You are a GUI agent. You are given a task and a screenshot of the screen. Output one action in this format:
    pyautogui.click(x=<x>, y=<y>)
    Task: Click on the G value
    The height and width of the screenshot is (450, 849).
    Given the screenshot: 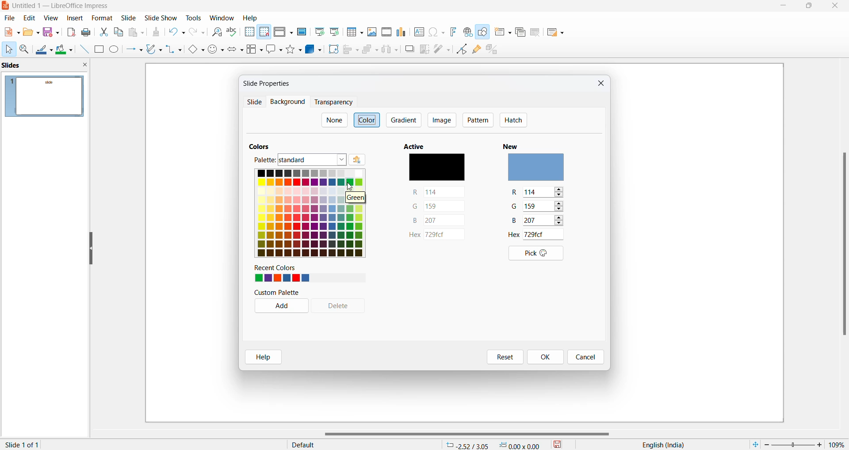 What is the action you would take?
    pyautogui.click(x=516, y=208)
    